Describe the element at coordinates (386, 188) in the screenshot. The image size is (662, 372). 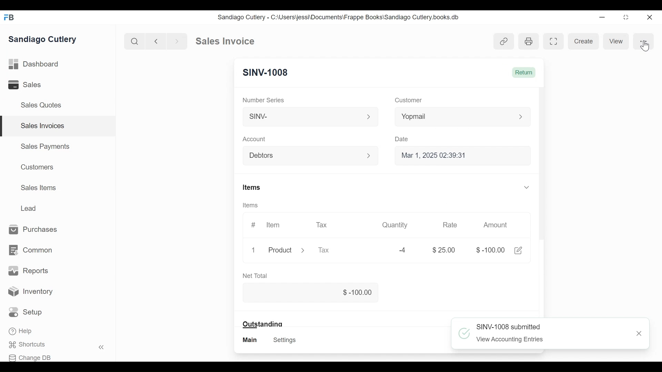
I see `Items` at that location.